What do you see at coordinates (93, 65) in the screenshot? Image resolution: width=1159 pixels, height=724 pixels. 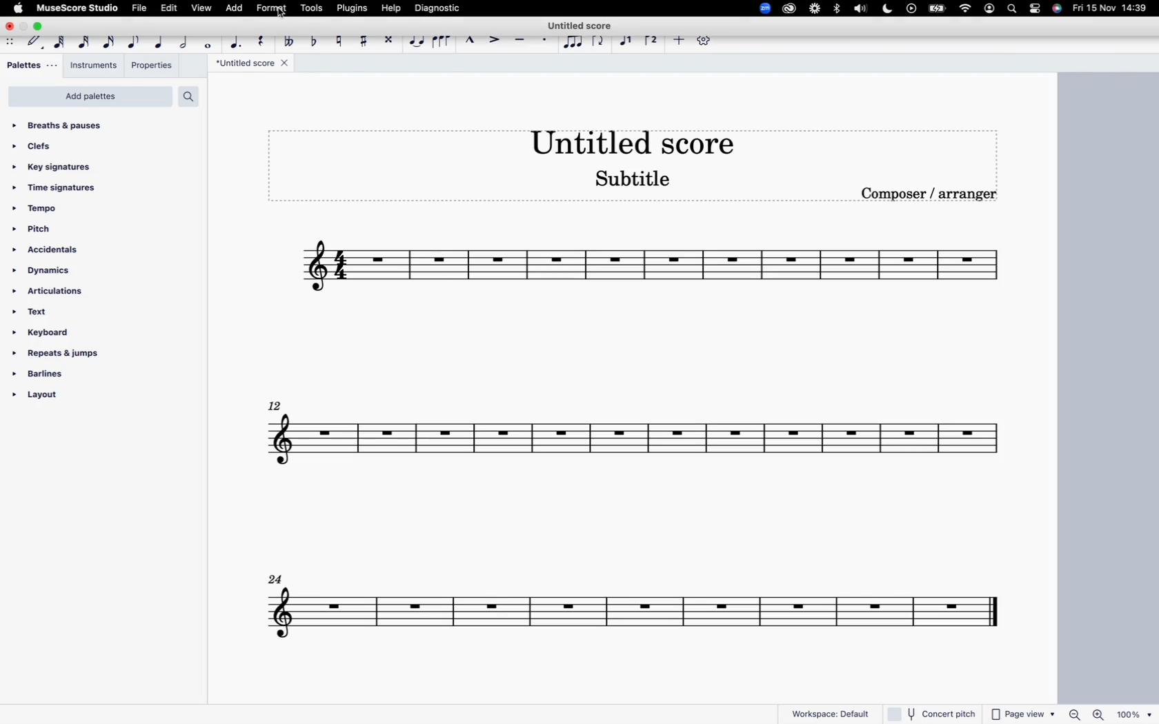 I see `instruments` at bounding box center [93, 65].